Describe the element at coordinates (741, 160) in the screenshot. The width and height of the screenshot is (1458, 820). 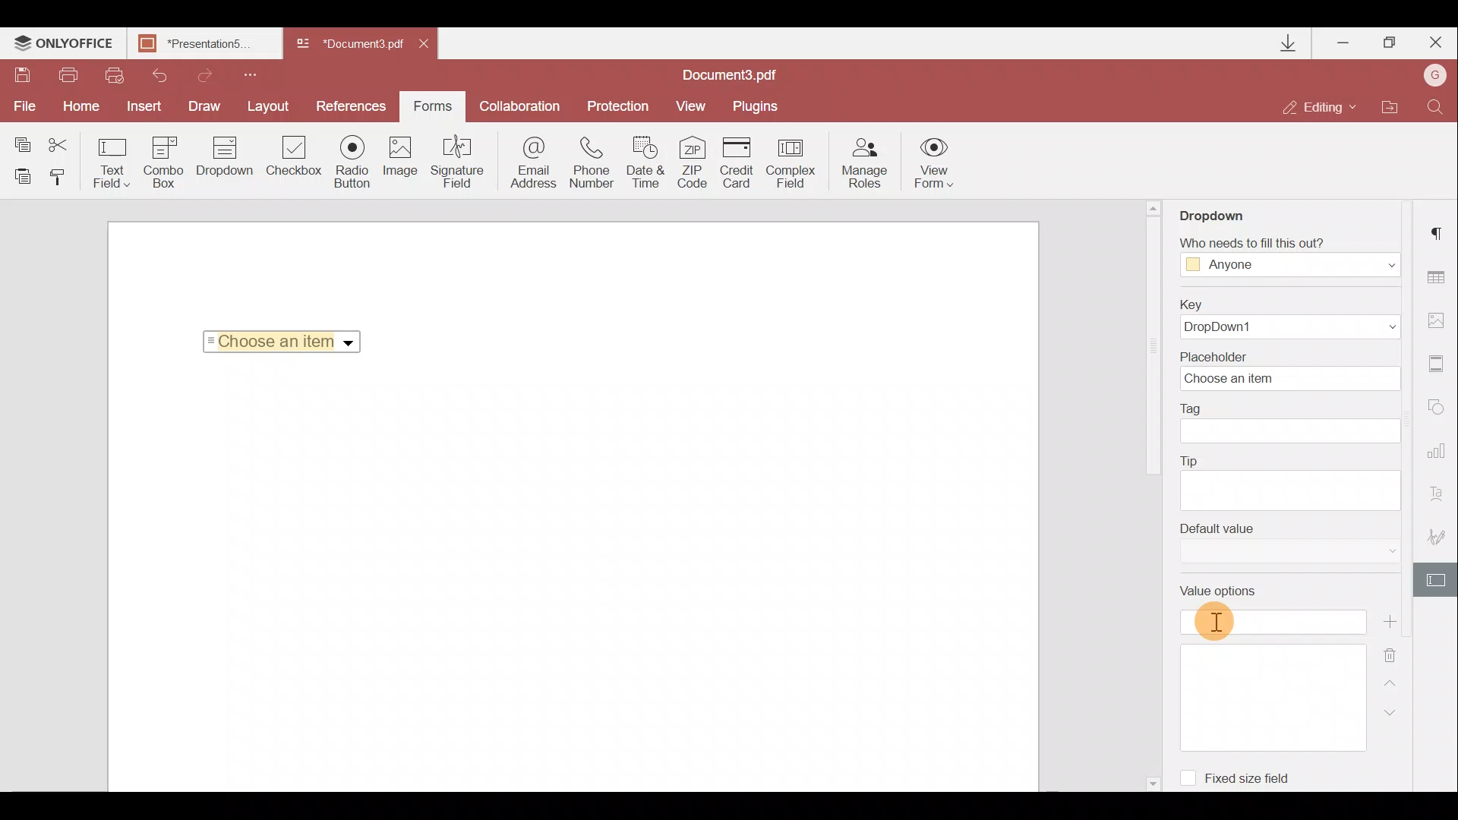
I see `Credit card` at that location.